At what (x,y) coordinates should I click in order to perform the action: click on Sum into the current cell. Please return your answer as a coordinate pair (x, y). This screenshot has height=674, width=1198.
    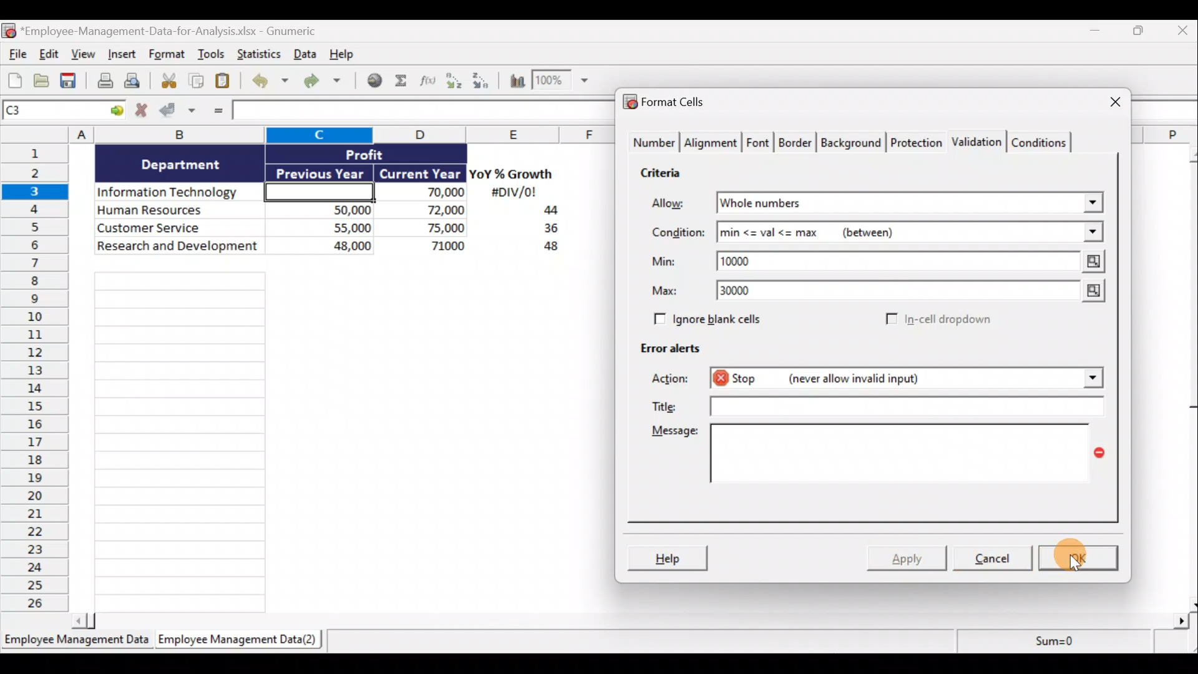
    Looking at the image, I should click on (402, 82).